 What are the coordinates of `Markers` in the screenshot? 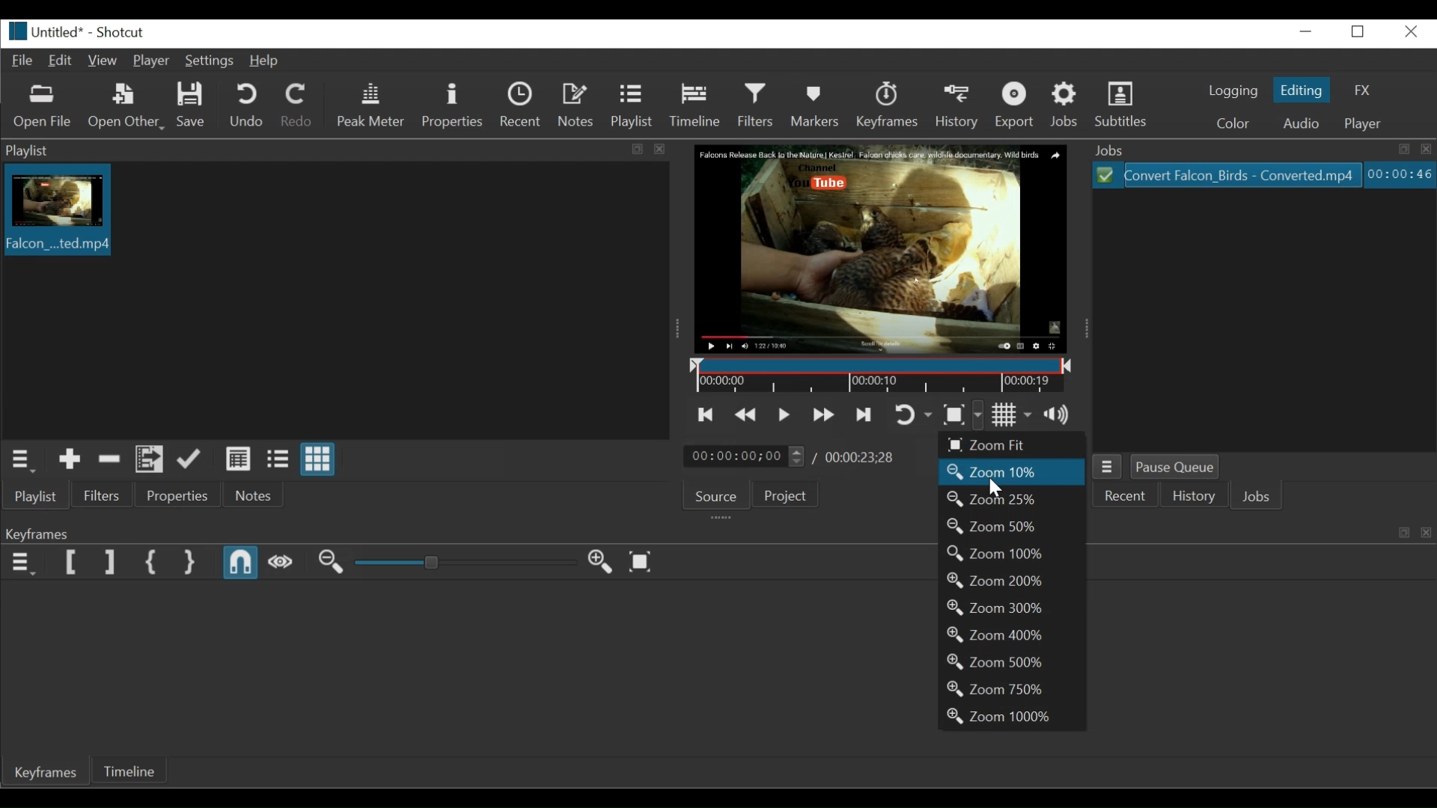 It's located at (817, 105).